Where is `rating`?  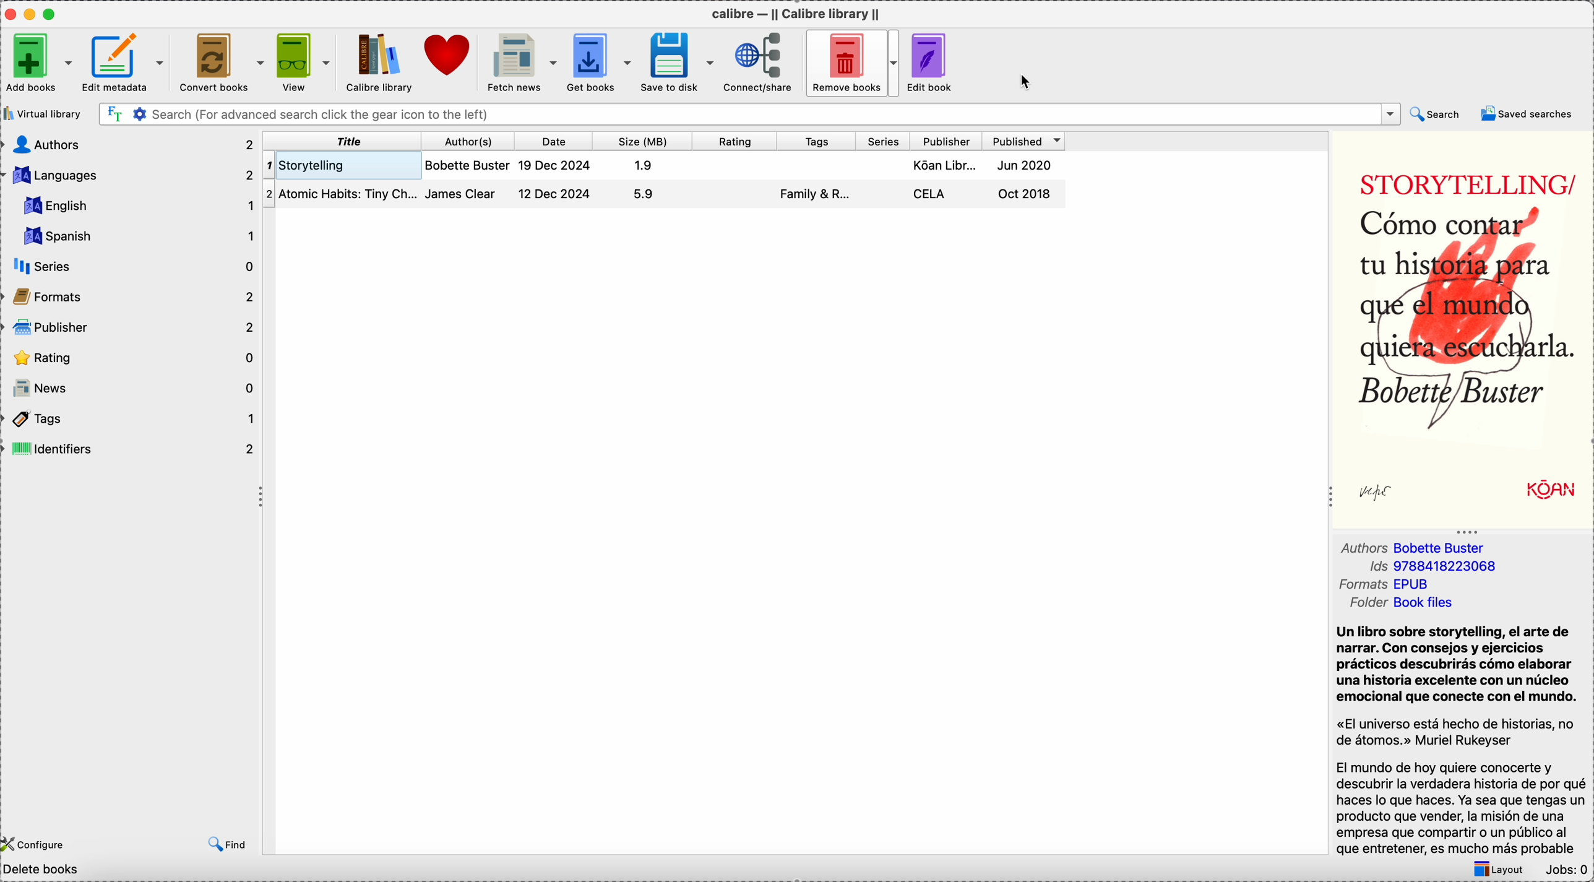
rating is located at coordinates (132, 355).